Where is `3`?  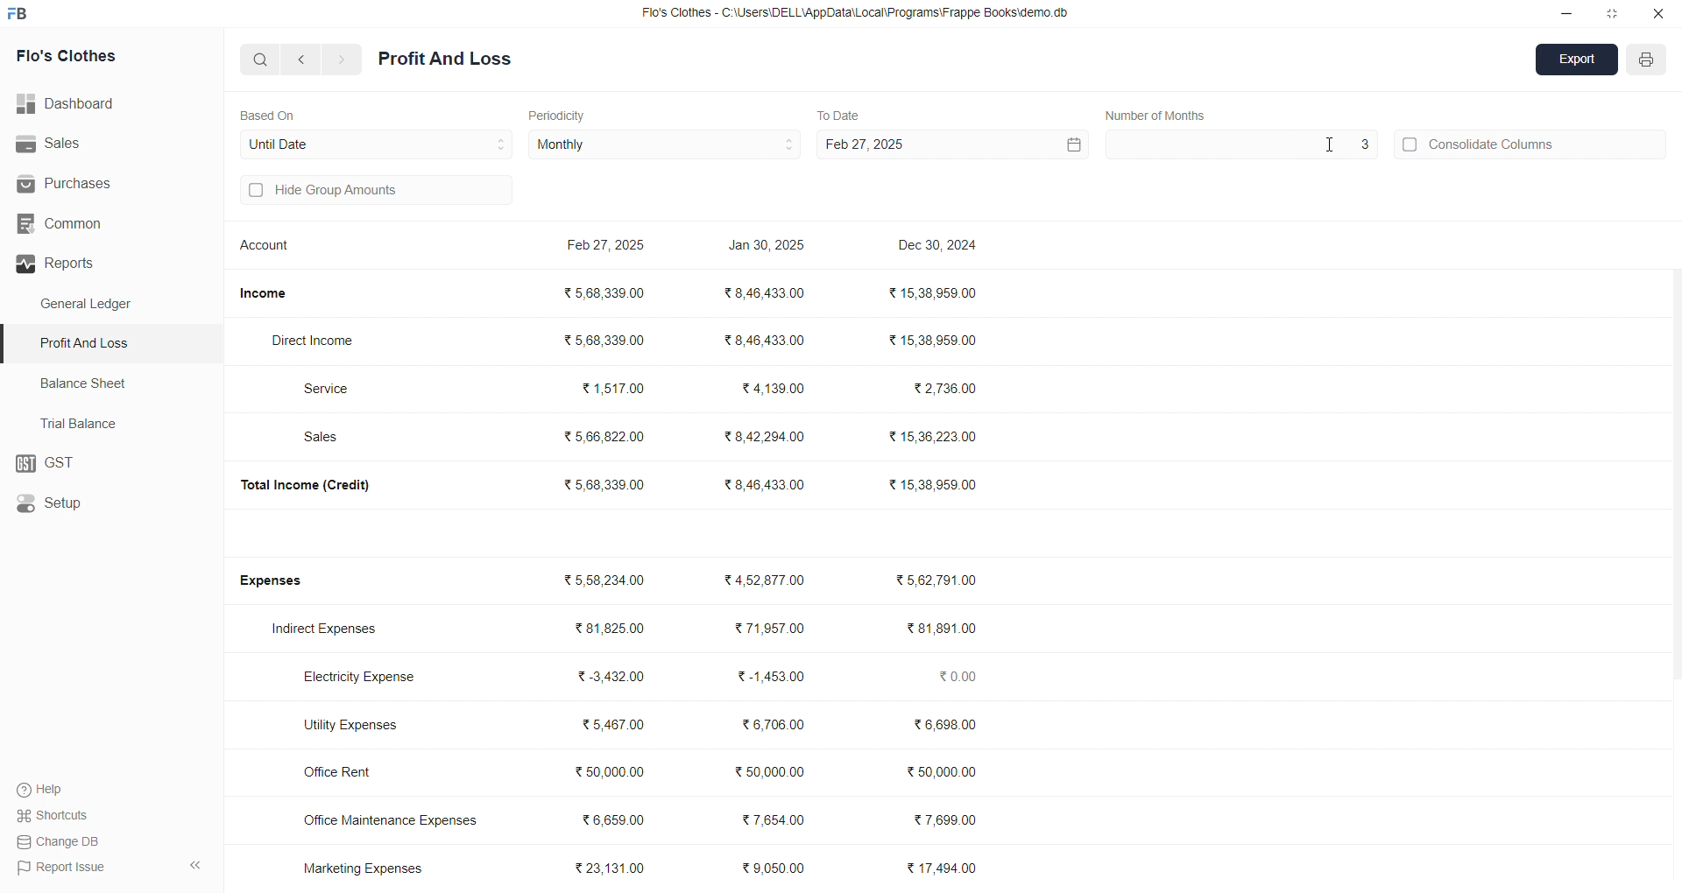 3 is located at coordinates (1240, 144).